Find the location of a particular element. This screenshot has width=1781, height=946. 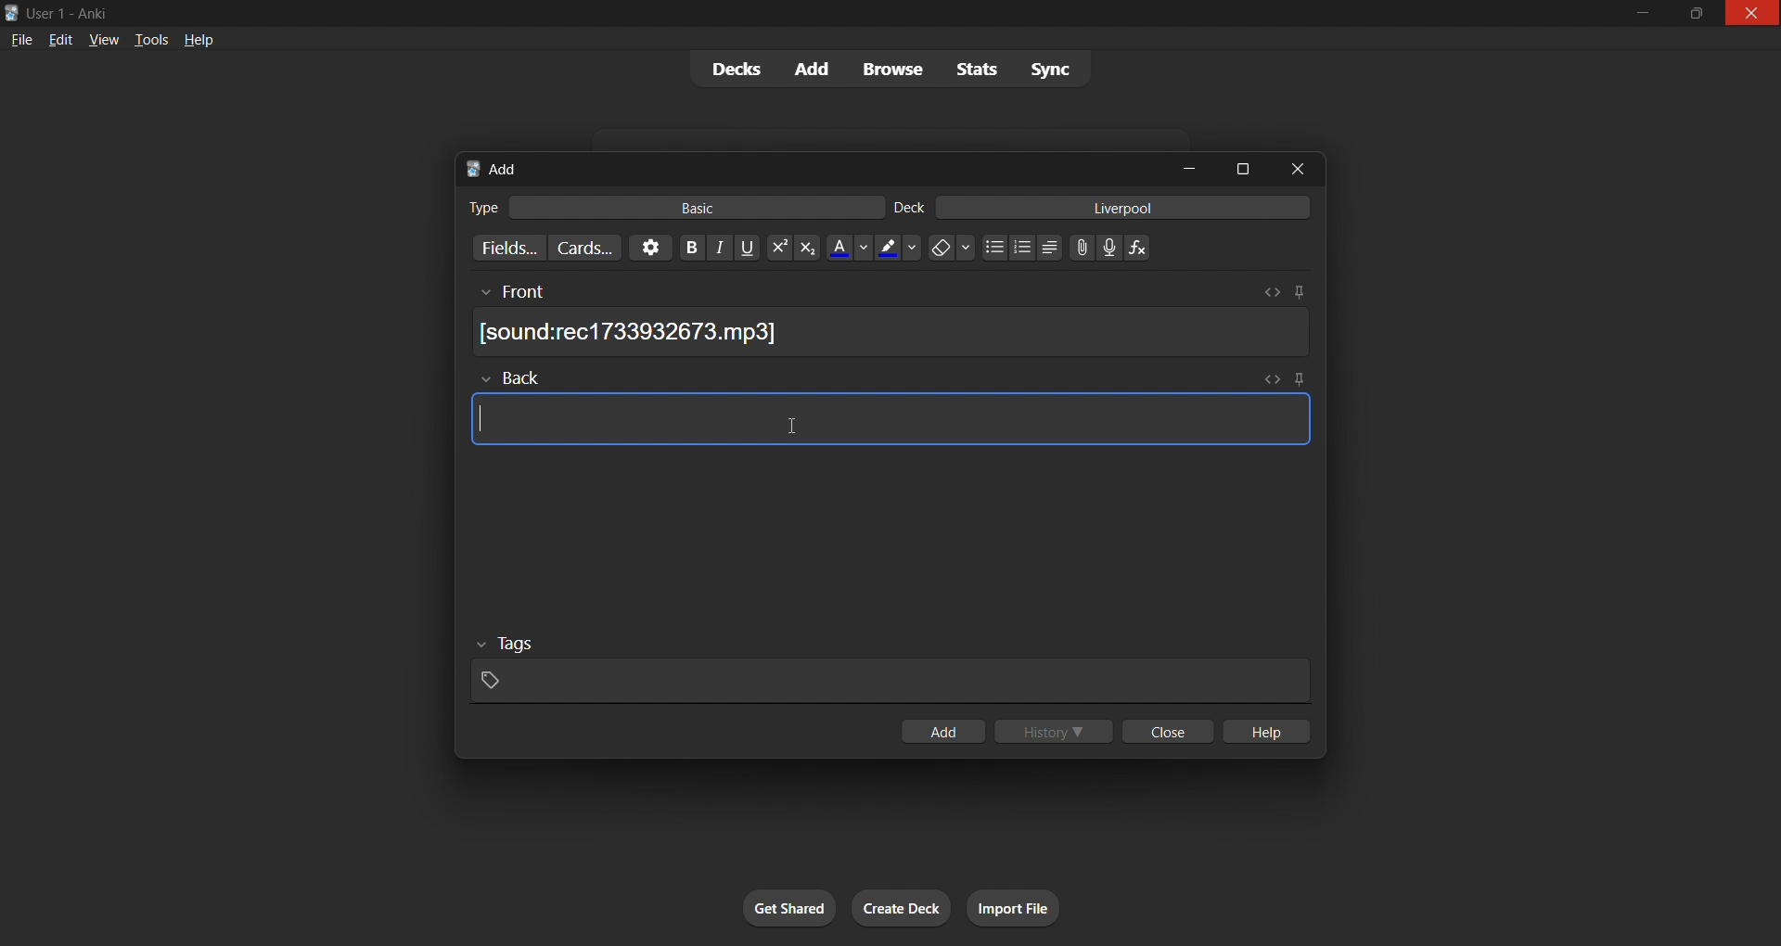

maximize/restore is located at coordinates (1692, 14).